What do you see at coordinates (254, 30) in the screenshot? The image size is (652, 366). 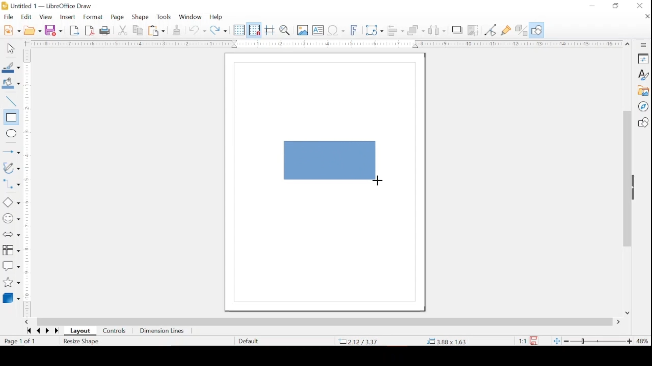 I see `snap to grid` at bounding box center [254, 30].